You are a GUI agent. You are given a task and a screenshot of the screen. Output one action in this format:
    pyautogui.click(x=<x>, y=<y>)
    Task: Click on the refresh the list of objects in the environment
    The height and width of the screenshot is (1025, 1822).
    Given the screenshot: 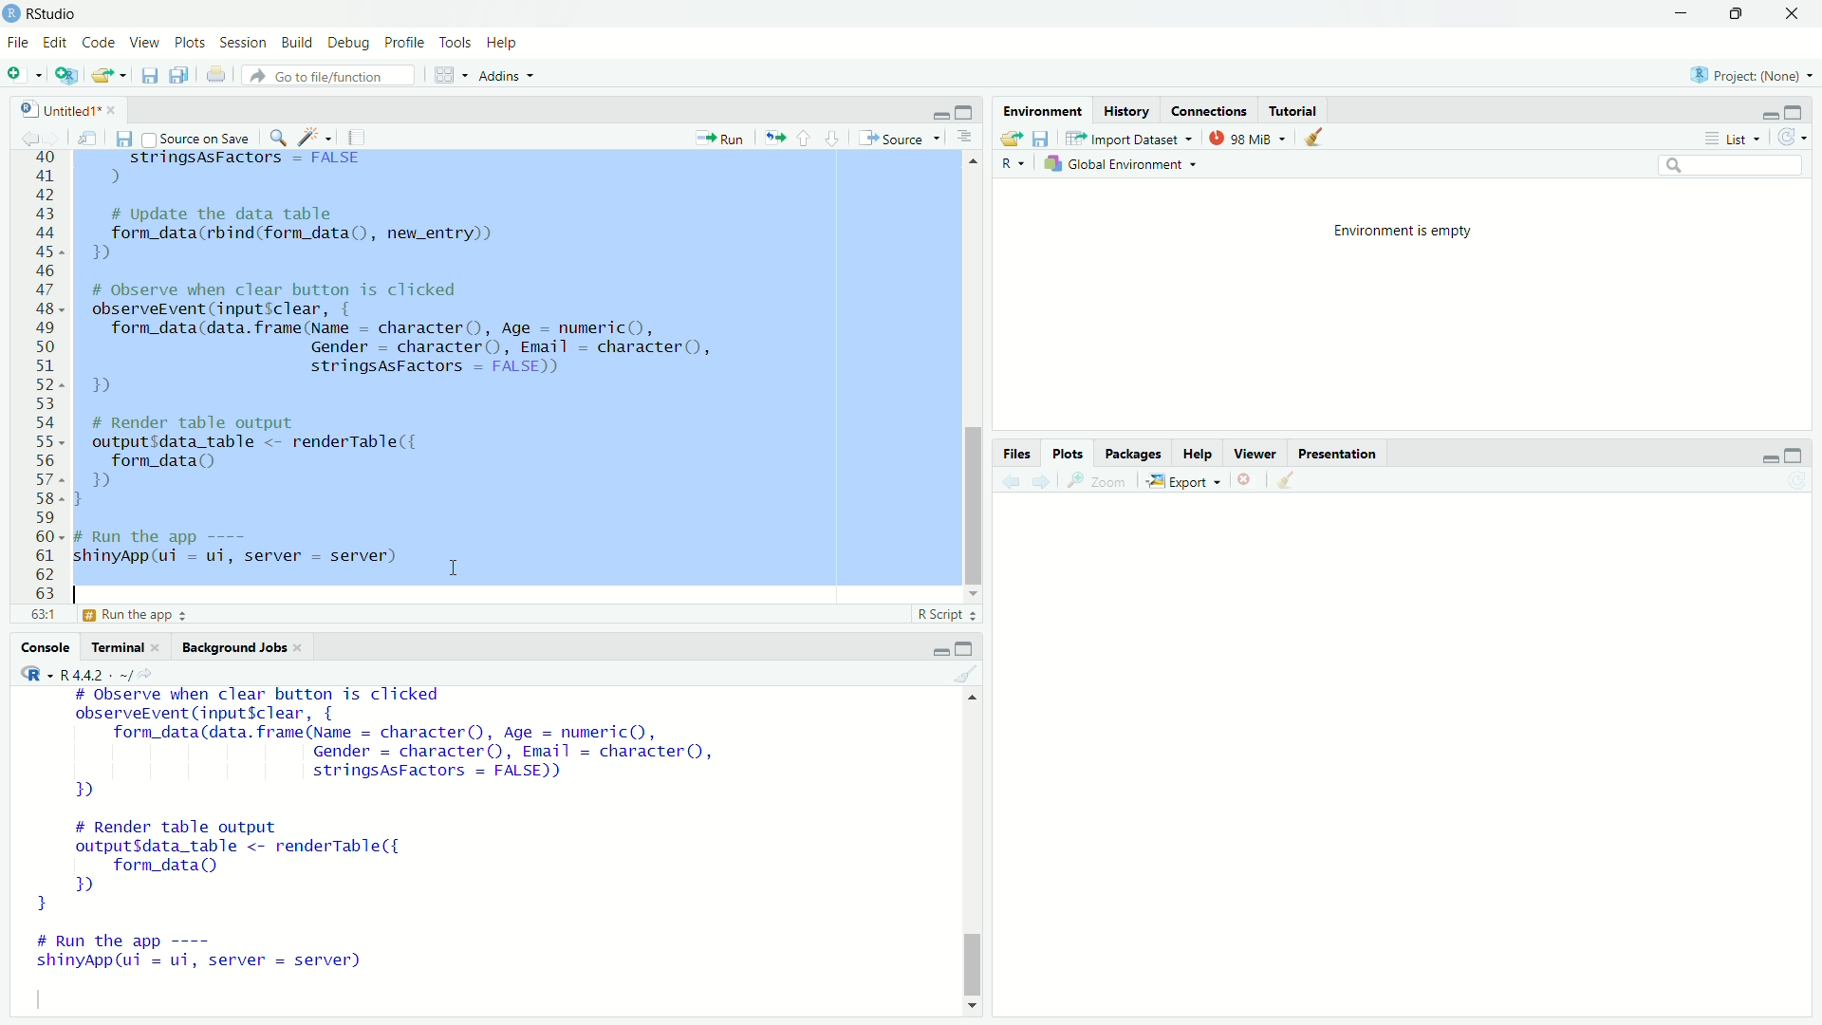 What is the action you would take?
    pyautogui.click(x=1799, y=140)
    